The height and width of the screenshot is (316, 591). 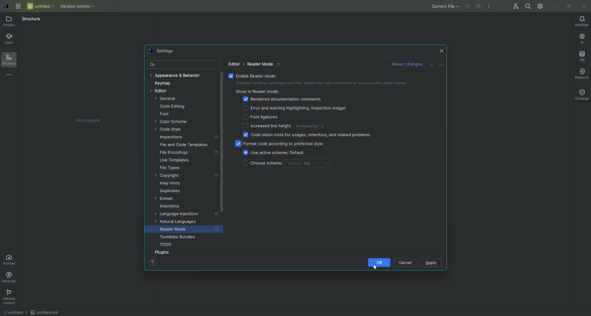 I want to click on Language Injections, so click(x=183, y=215).